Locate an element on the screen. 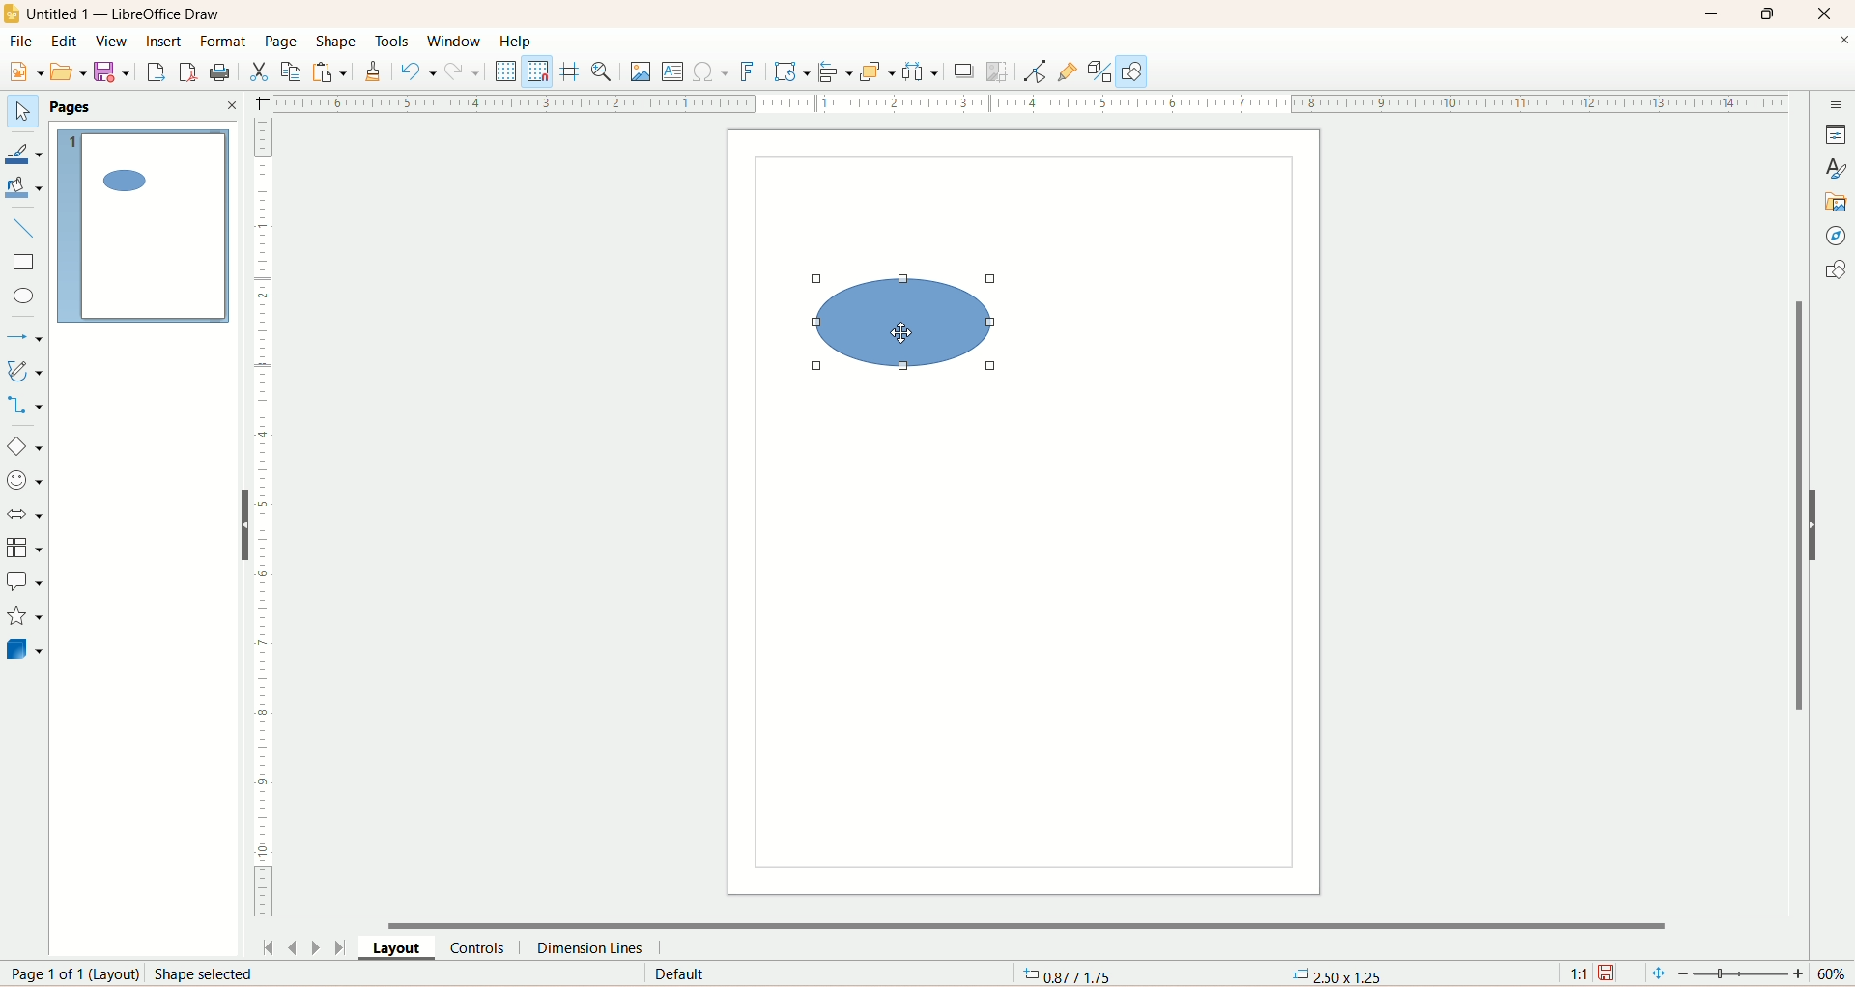 The width and height of the screenshot is (1855, 987). dimension lines is located at coordinates (605, 946).